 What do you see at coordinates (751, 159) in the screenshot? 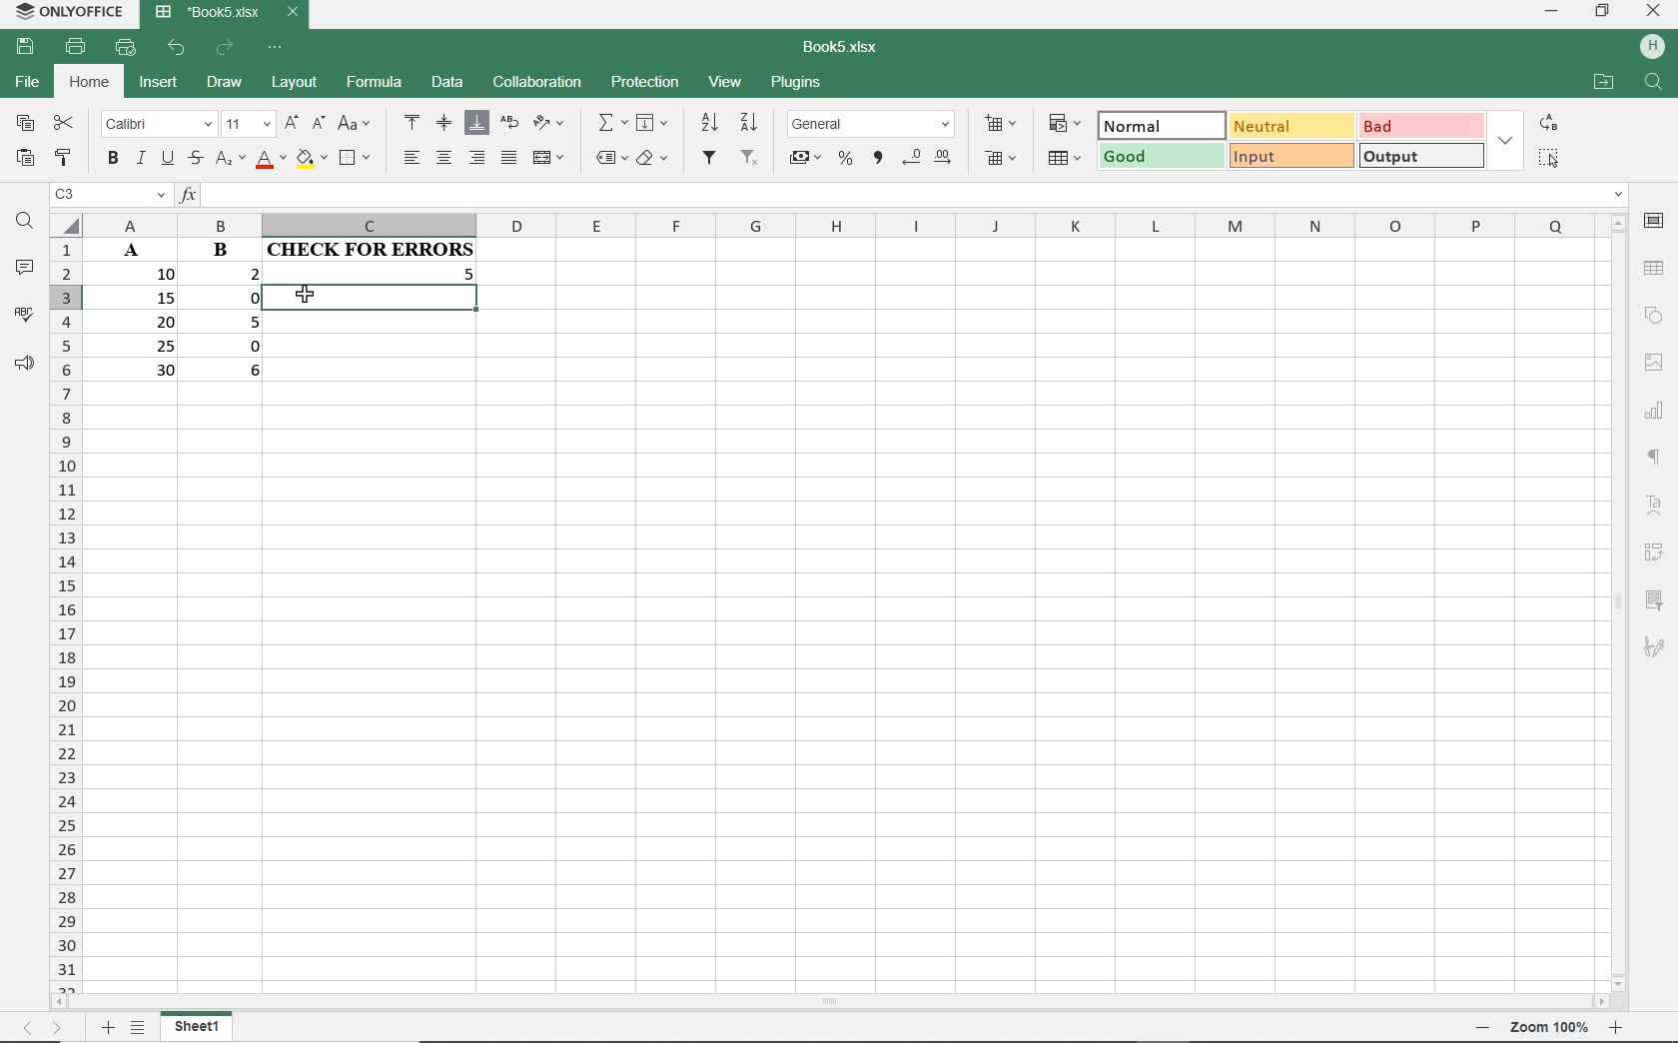
I see `REMOVE FILTERS` at bounding box center [751, 159].